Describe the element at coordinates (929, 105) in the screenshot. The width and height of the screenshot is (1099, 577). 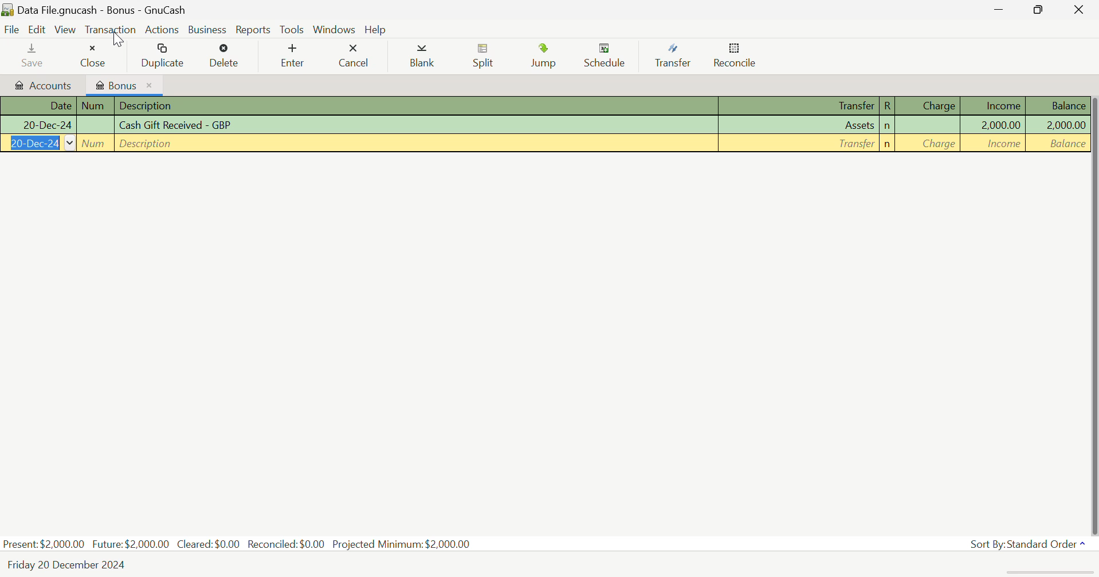
I see `Charge` at that location.